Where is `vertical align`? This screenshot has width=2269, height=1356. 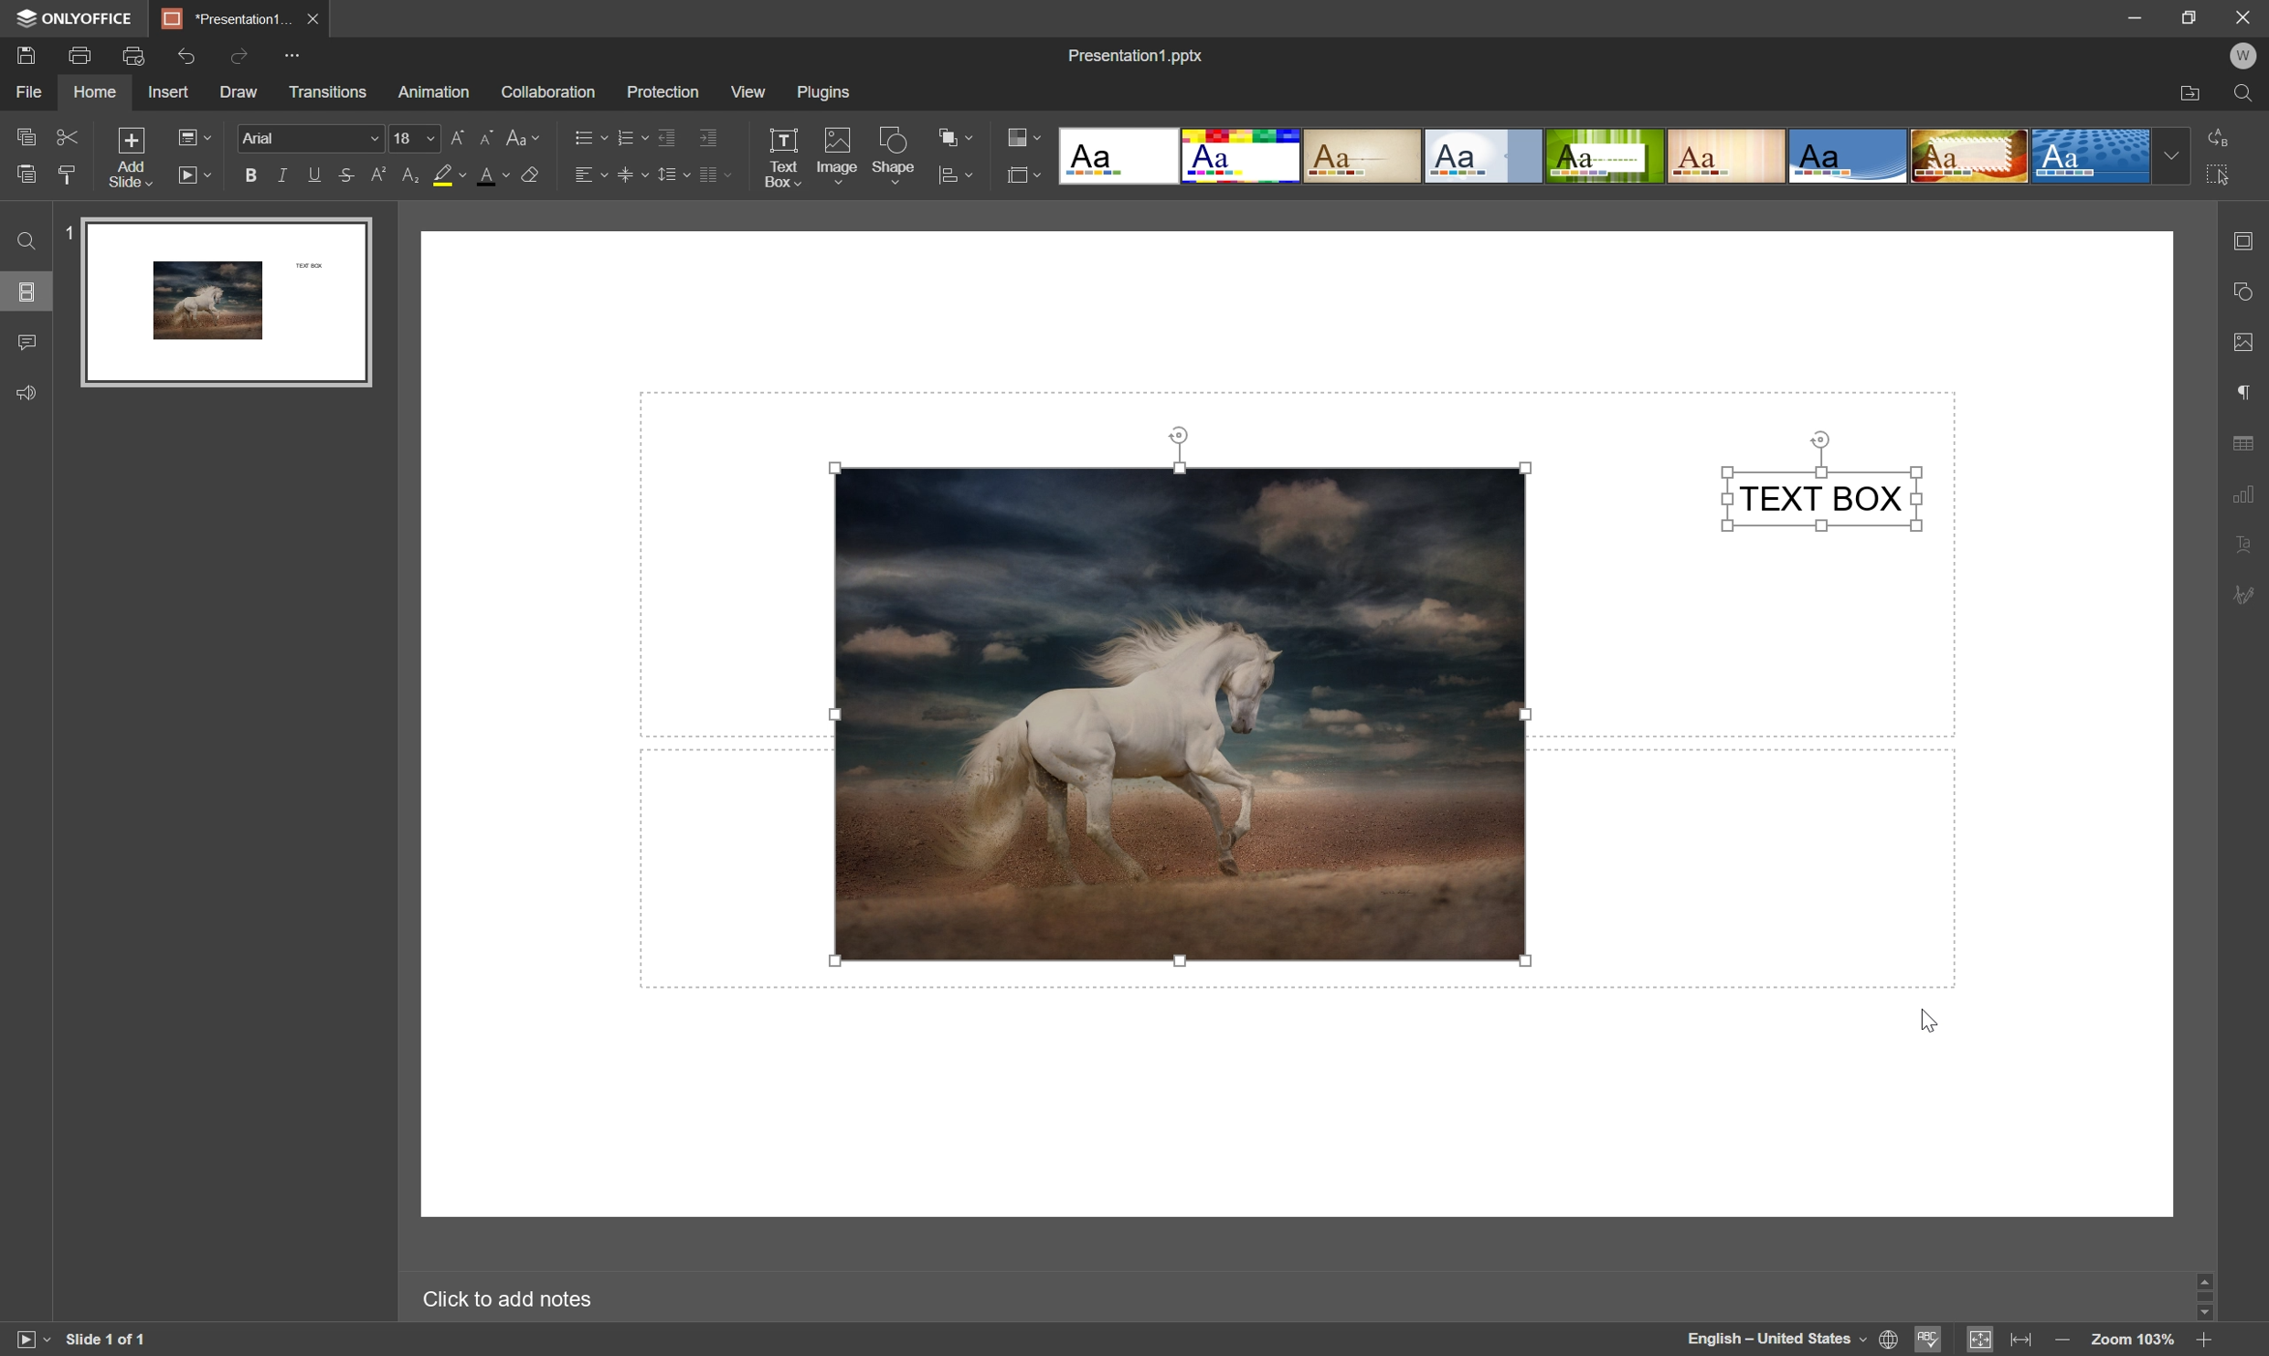 vertical align is located at coordinates (632, 174).